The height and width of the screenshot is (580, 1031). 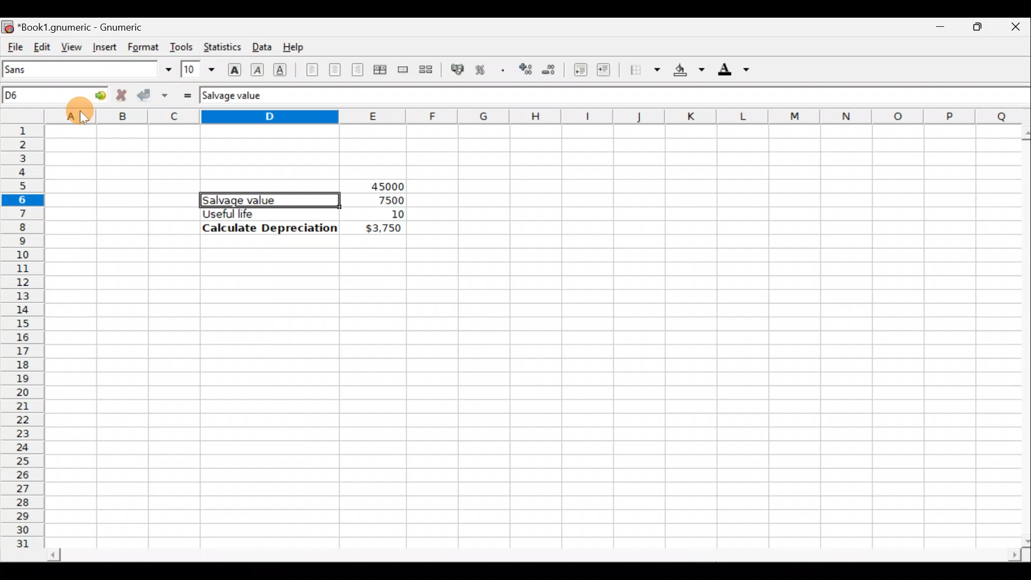 I want to click on Font name - Sans, so click(x=85, y=70).